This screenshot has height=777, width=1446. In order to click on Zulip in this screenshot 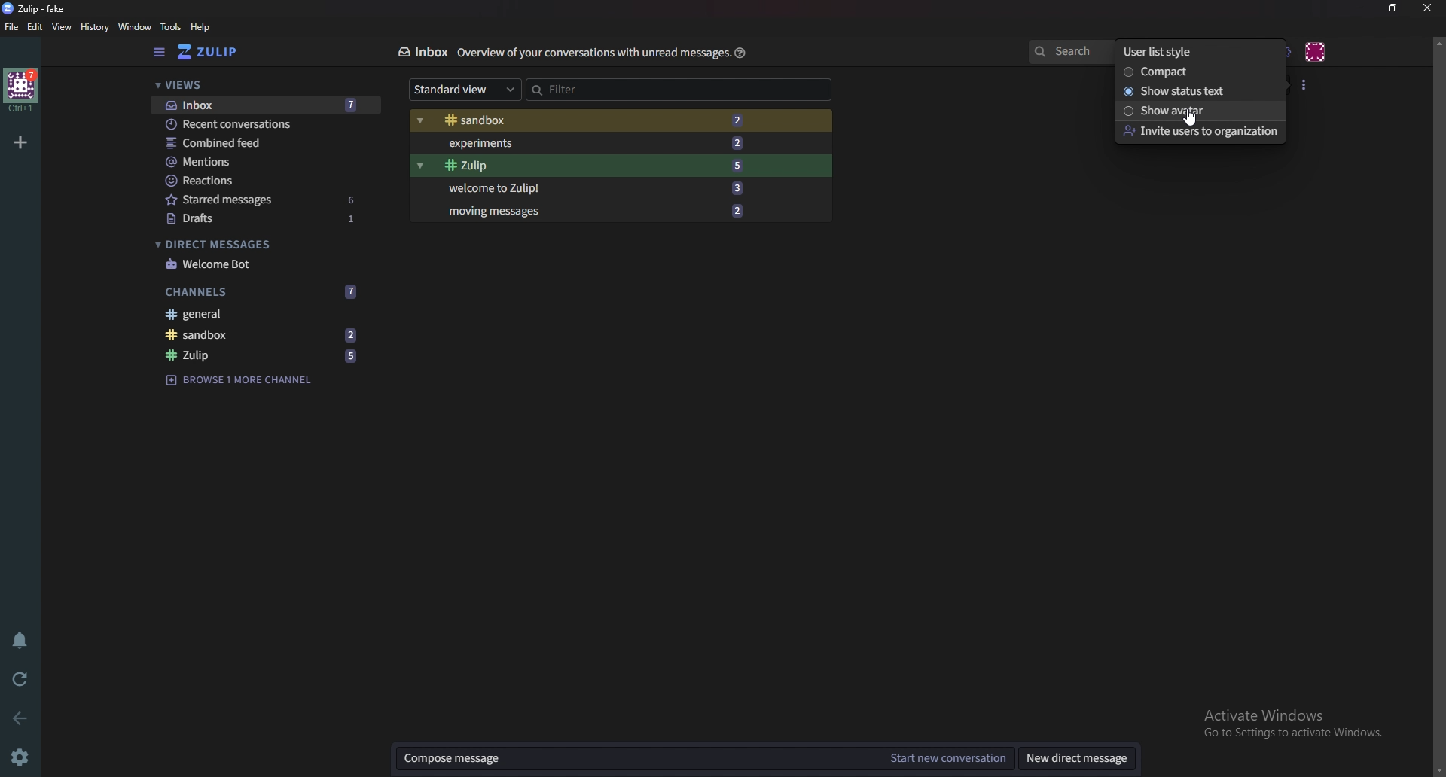, I will do `click(590, 166)`.